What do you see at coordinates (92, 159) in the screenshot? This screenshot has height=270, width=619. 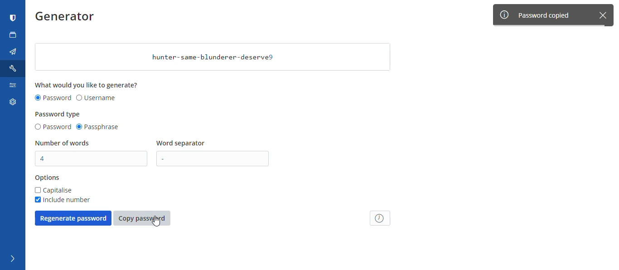 I see `number of words textbox` at bounding box center [92, 159].